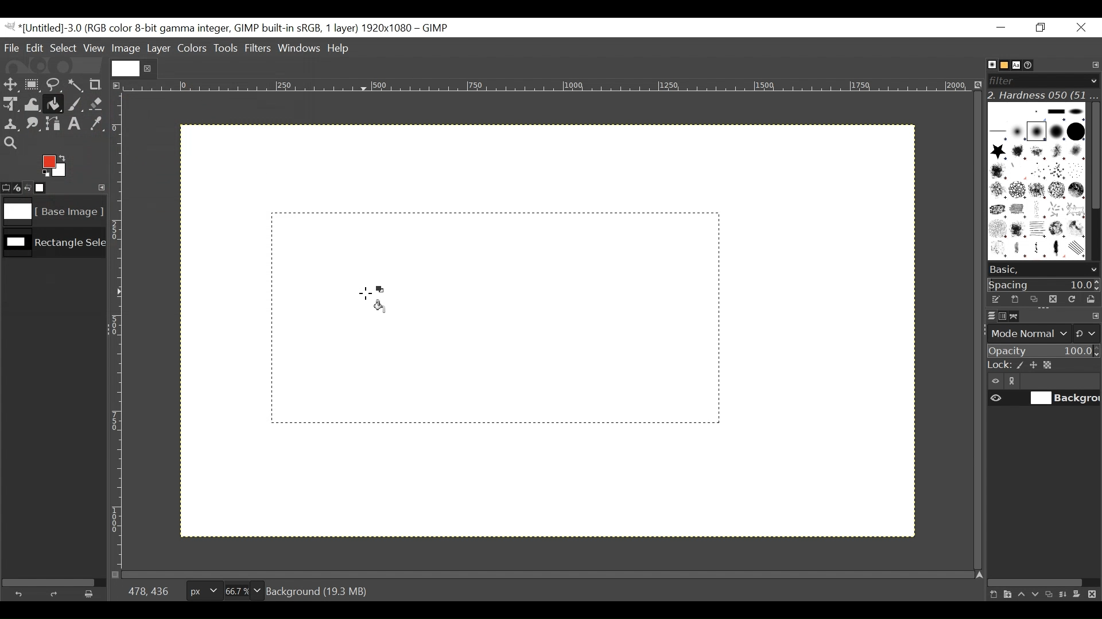 The image size is (1102, 619). What do you see at coordinates (1014, 299) in the screenshot?
I see `Create a new brush ` at bounding box center [1014, 299].